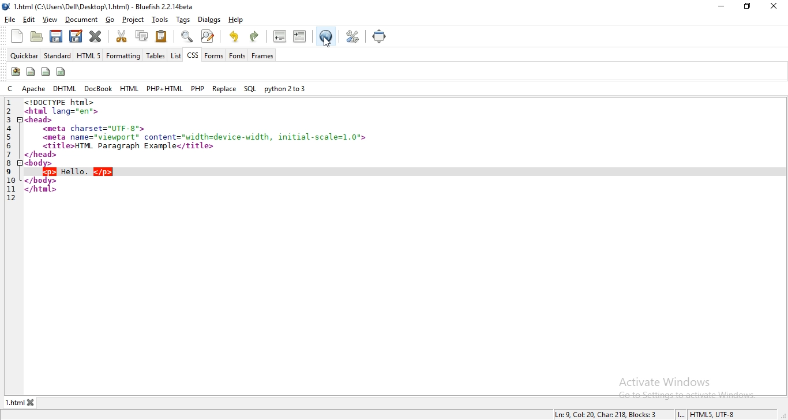 The height and width of the screenshot is (420, 788). Describe the element at coordinates (156, 55) in the screenshot. I see `tables` at that location.